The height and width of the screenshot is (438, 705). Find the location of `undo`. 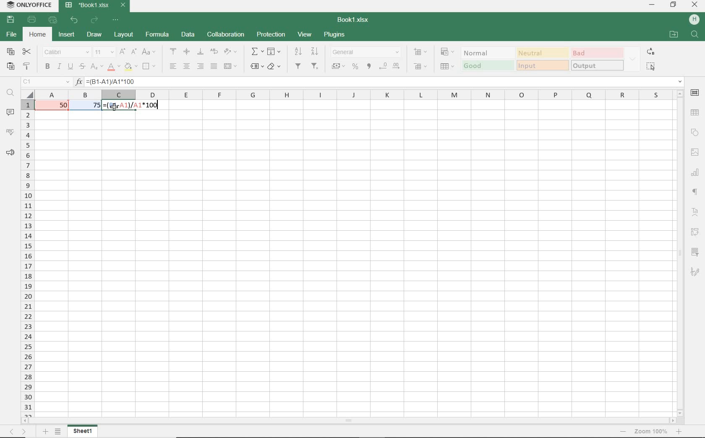

undo is located at coordinates (74, 21).